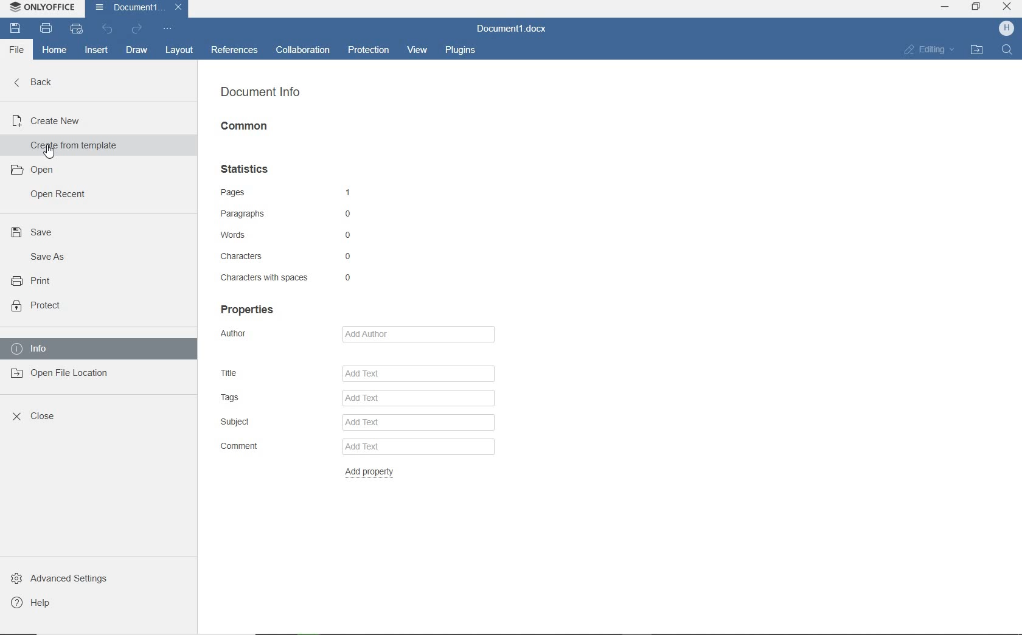  What do you see at coordinates (302, 49) in the screenshot?
I see `collaboration` at bounding box center [302, 49].